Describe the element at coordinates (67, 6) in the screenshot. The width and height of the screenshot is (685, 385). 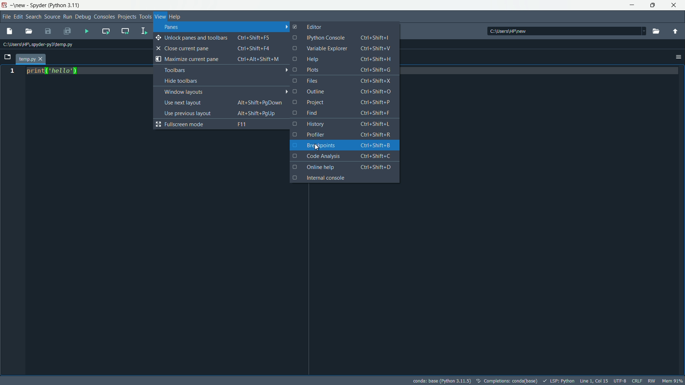
I see `python 3.11` at that location.